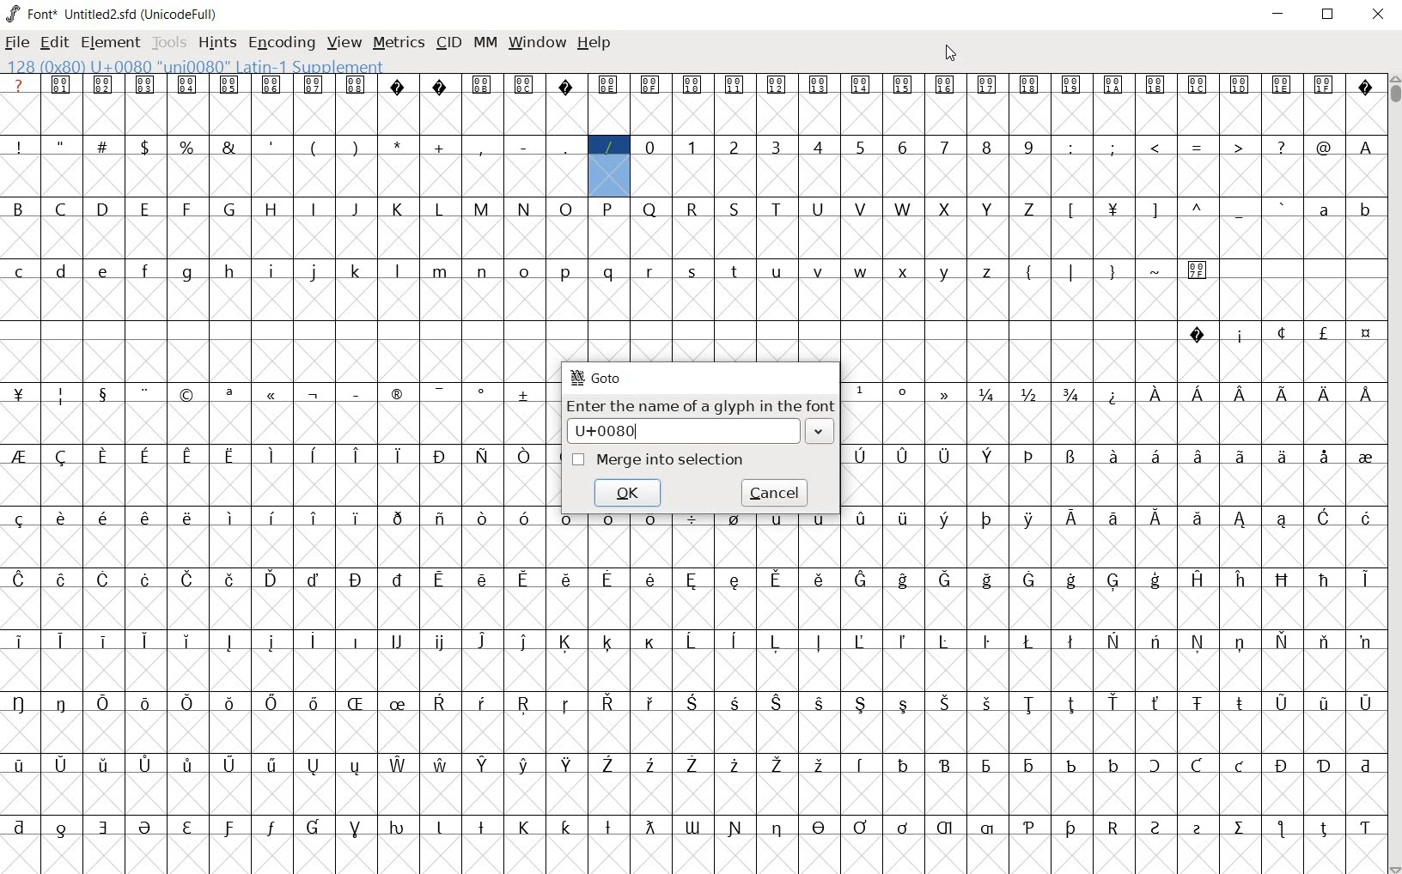  I want to click on glyph, so click(525, 395).